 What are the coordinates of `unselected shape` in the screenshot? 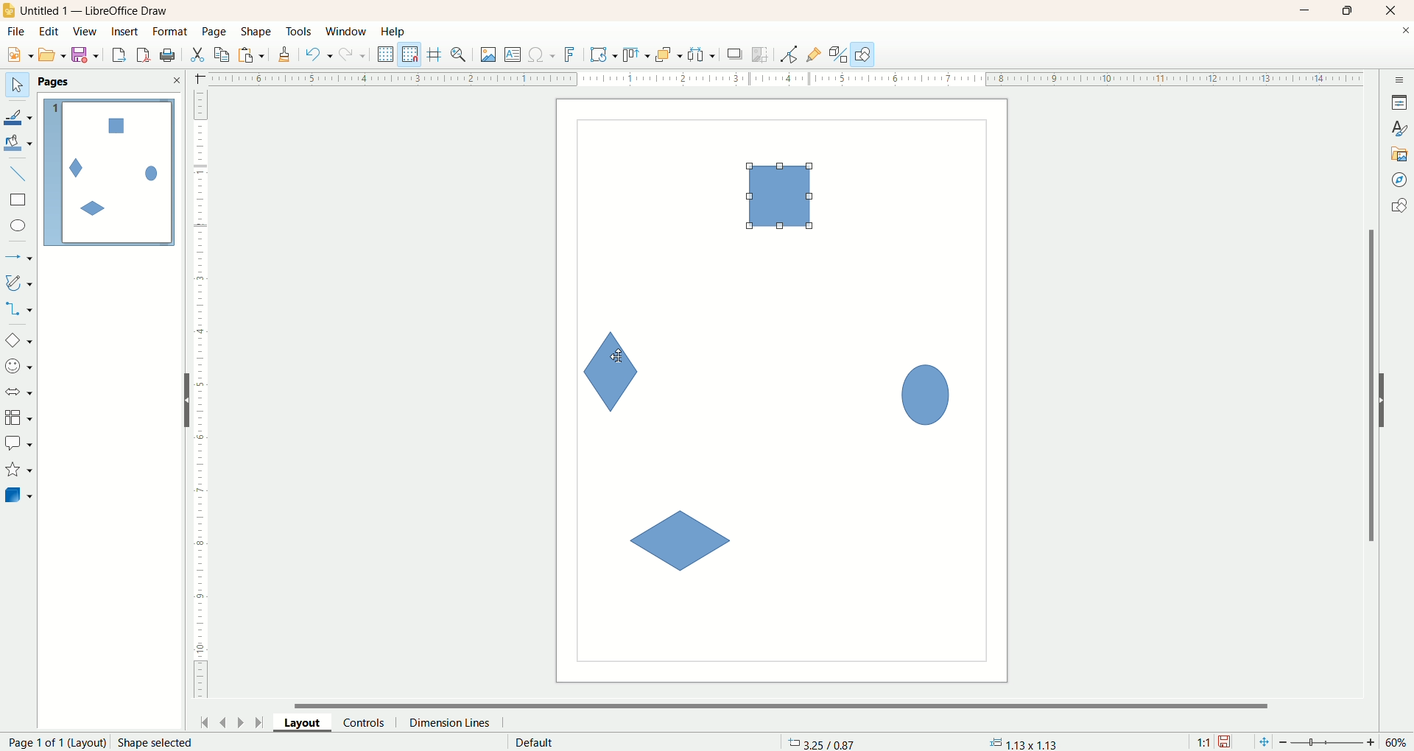 It's located at (679, 542).